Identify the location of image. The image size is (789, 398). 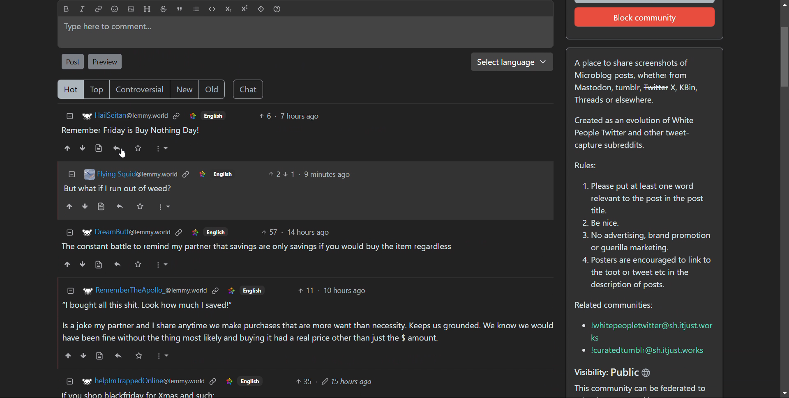
(89, 173).